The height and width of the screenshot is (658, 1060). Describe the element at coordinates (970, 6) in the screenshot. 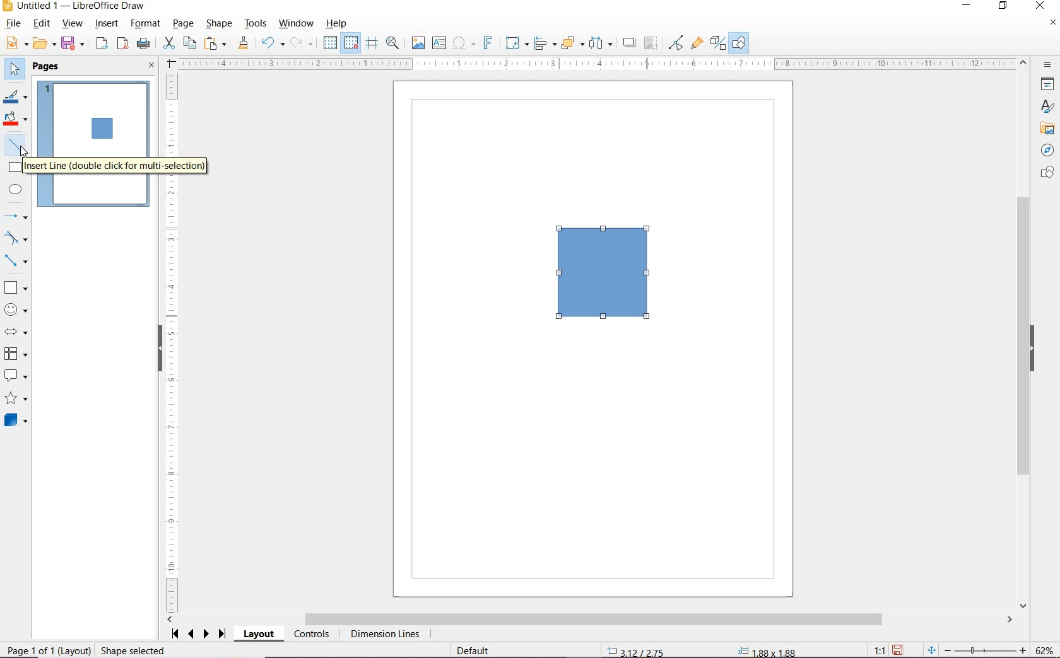

I see `MINIMIZE` at that location.